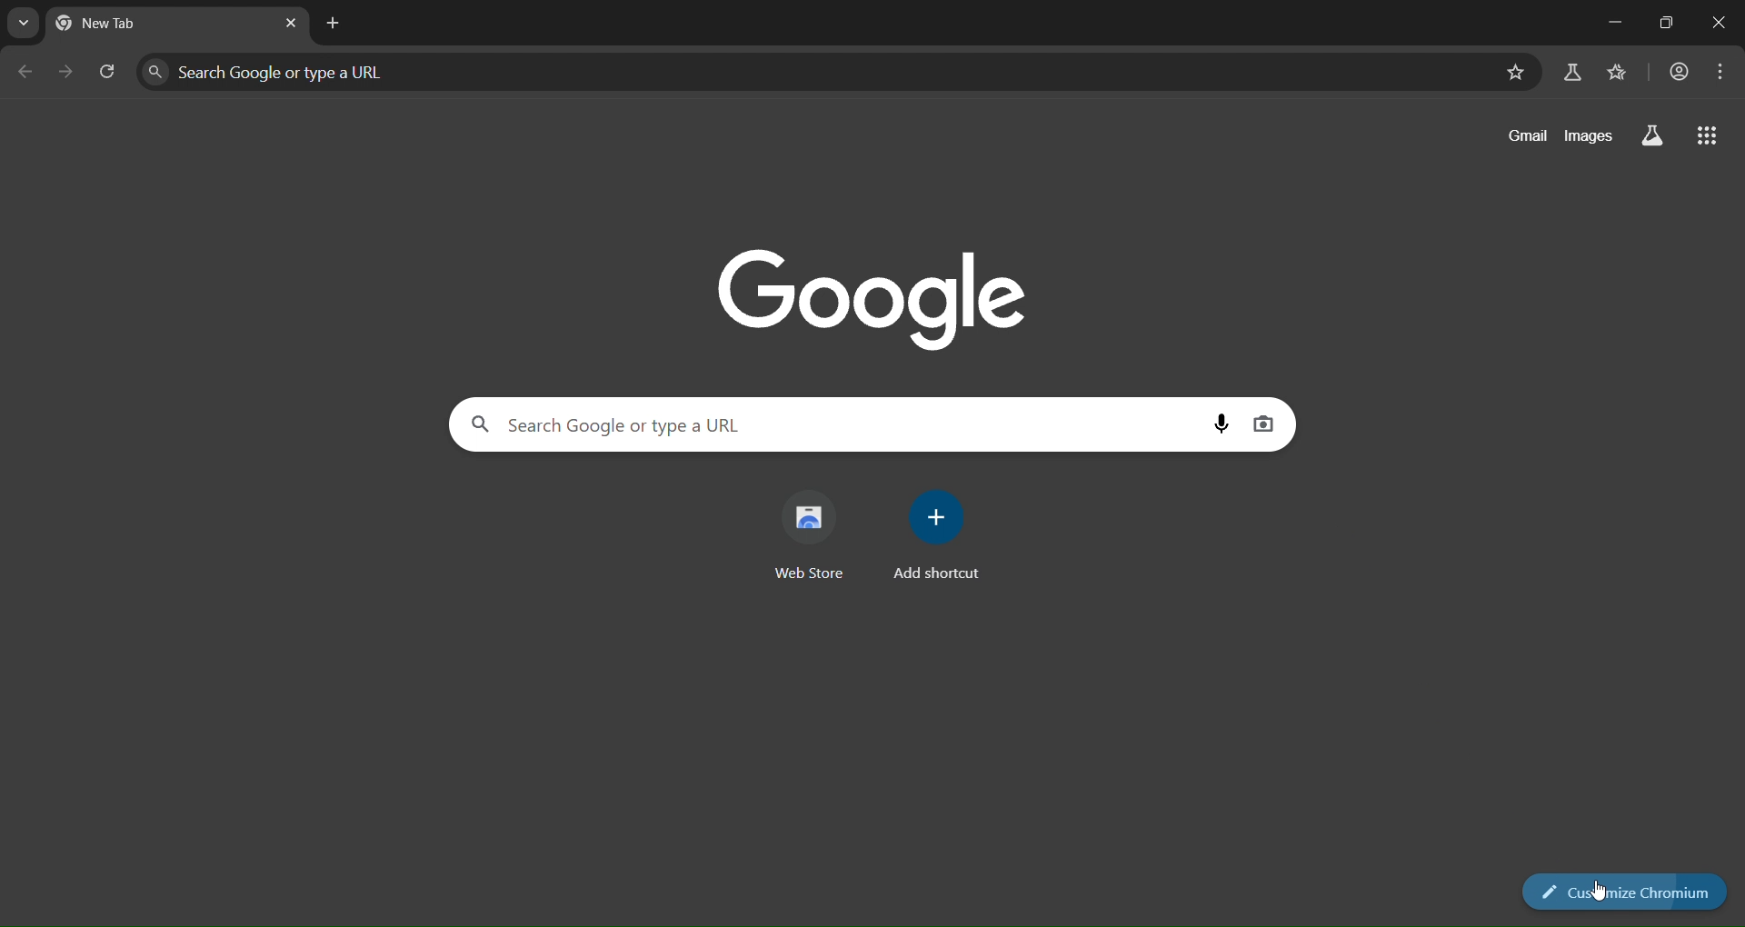  I want to click on maximize, so click(1661, 21).